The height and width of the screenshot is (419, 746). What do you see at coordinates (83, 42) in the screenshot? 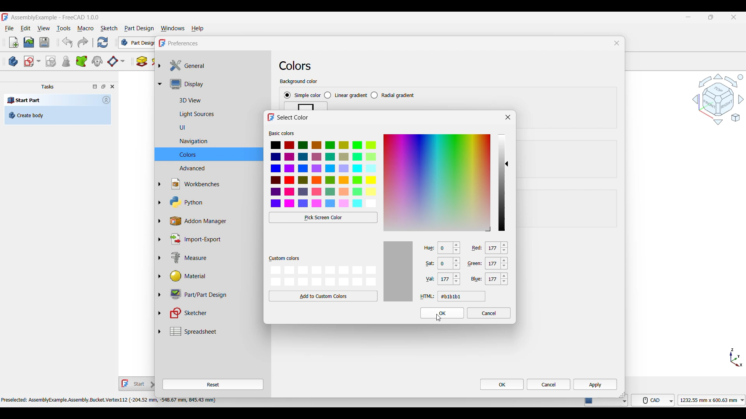
I see `Redo` at bounding box center [83, 42].